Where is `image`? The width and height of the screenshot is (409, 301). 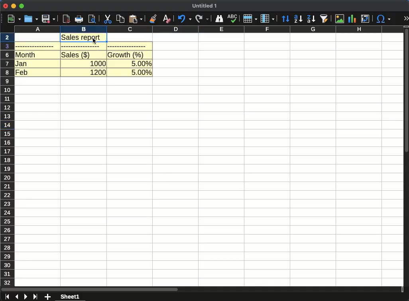
image is located at coordinates (340, 19).